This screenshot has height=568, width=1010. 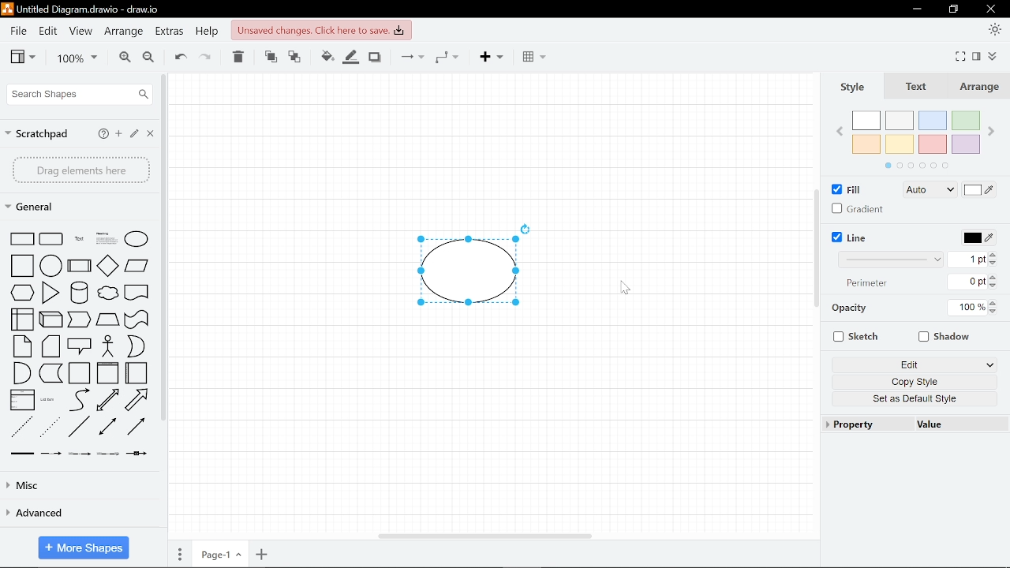 What do you see at coordinates (870, 286) in the screenshot?
I see `Perimemeter` at bounding box center [870, 286].